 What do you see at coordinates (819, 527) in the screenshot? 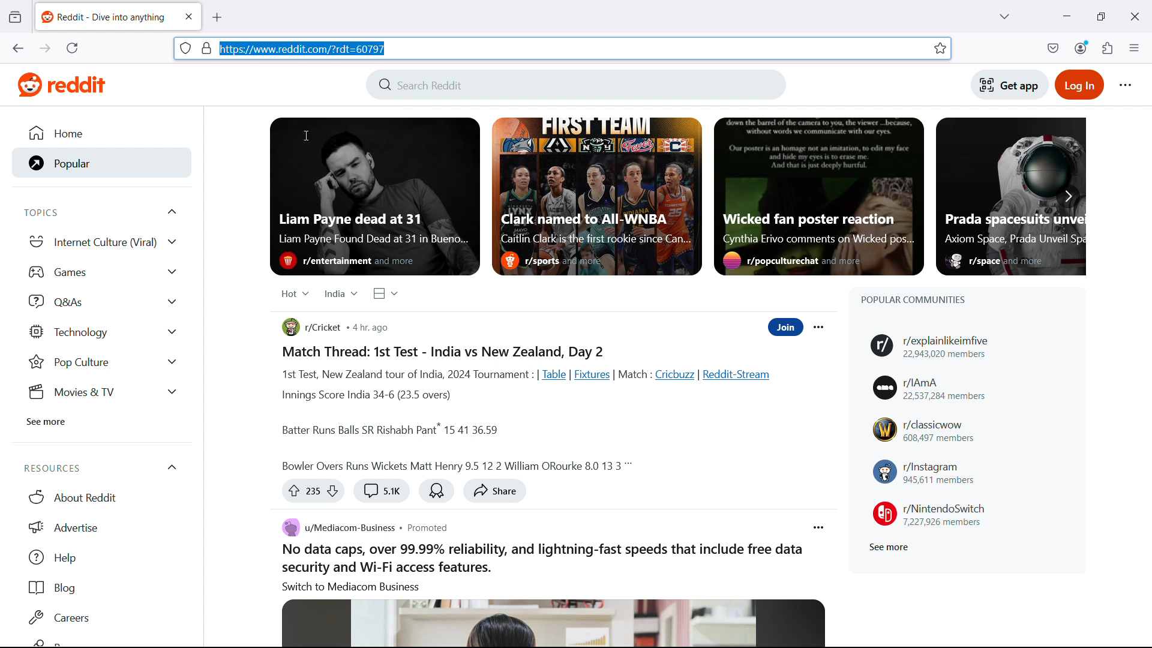
I see `Post options` at bounding box center [819, 527].